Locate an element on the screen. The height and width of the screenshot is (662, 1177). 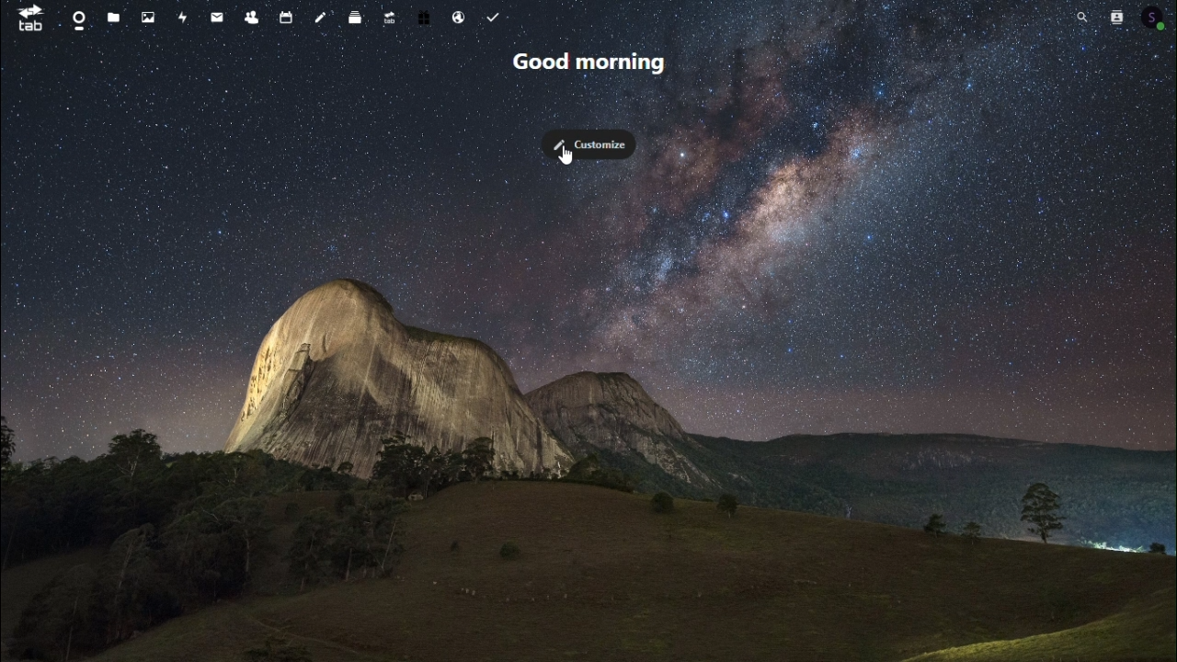
Good morning is located at coordinates (593, 65).